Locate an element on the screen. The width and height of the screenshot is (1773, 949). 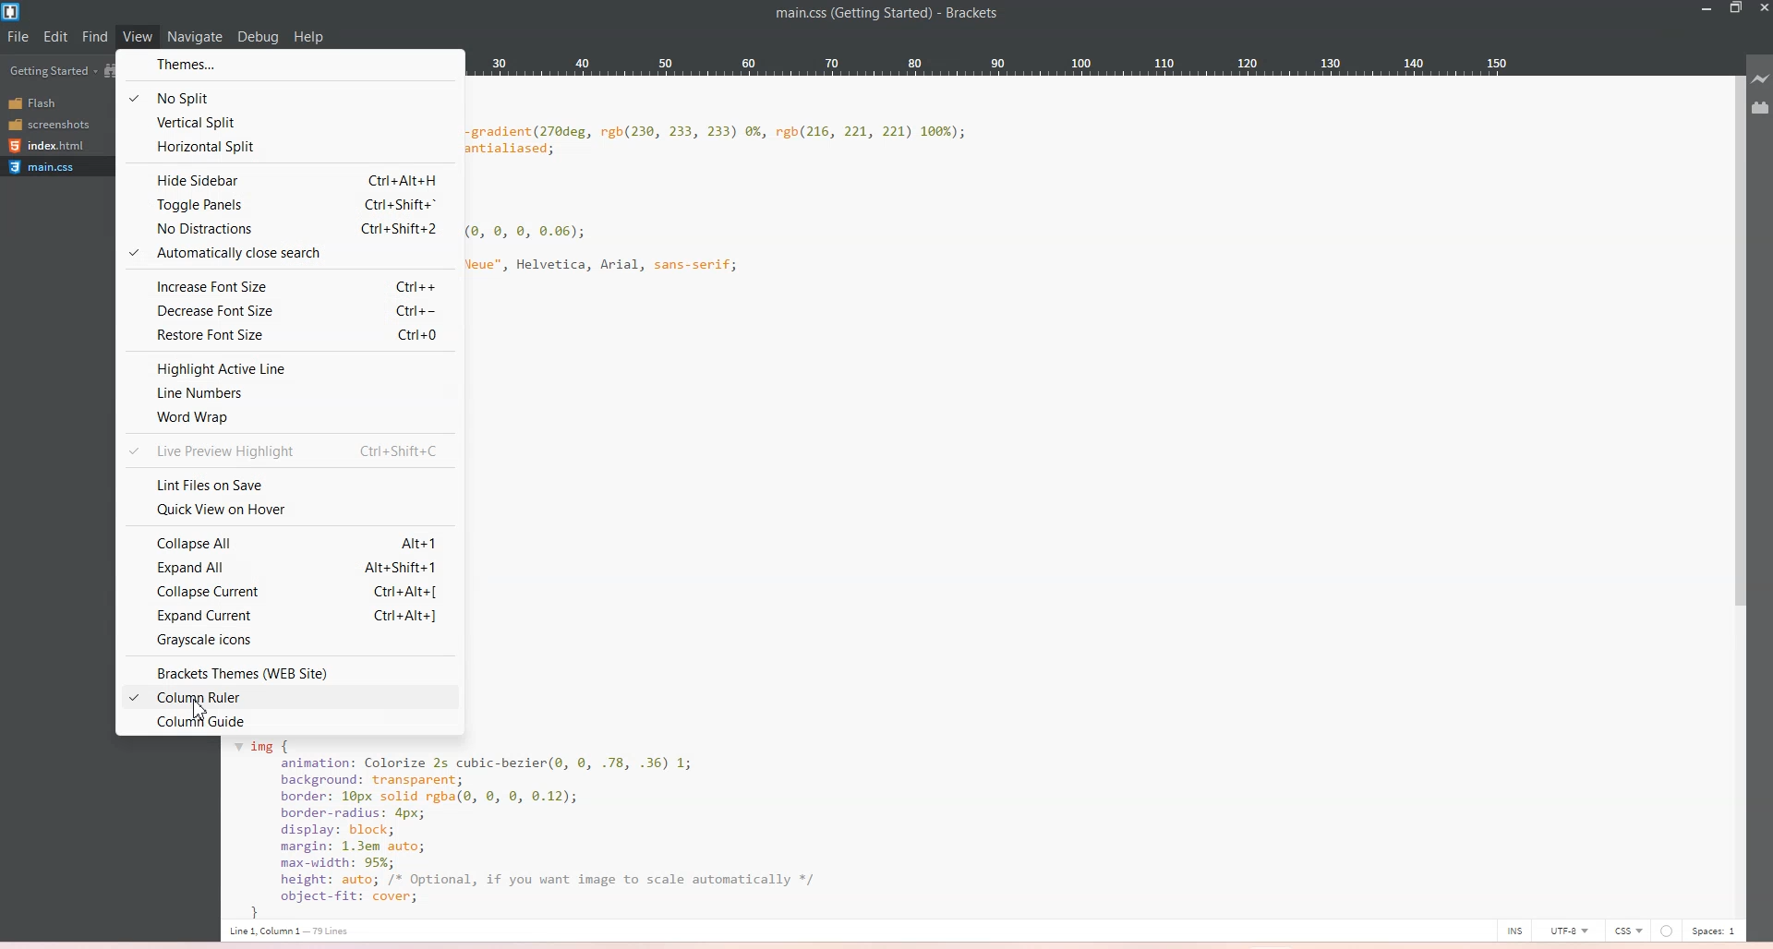
Restore Font size is located at coordinates (289, 335).